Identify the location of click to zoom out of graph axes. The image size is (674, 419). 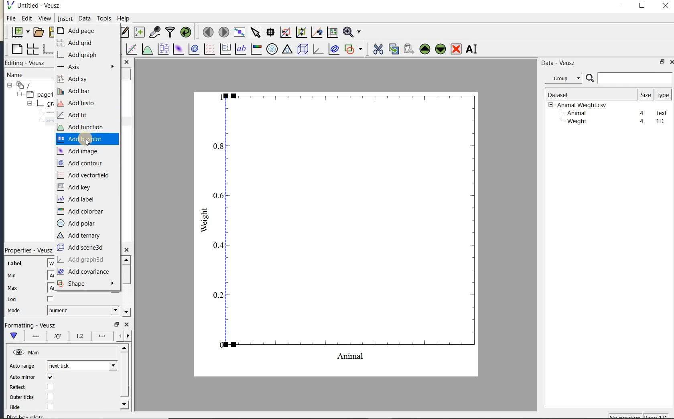
(302, 32).